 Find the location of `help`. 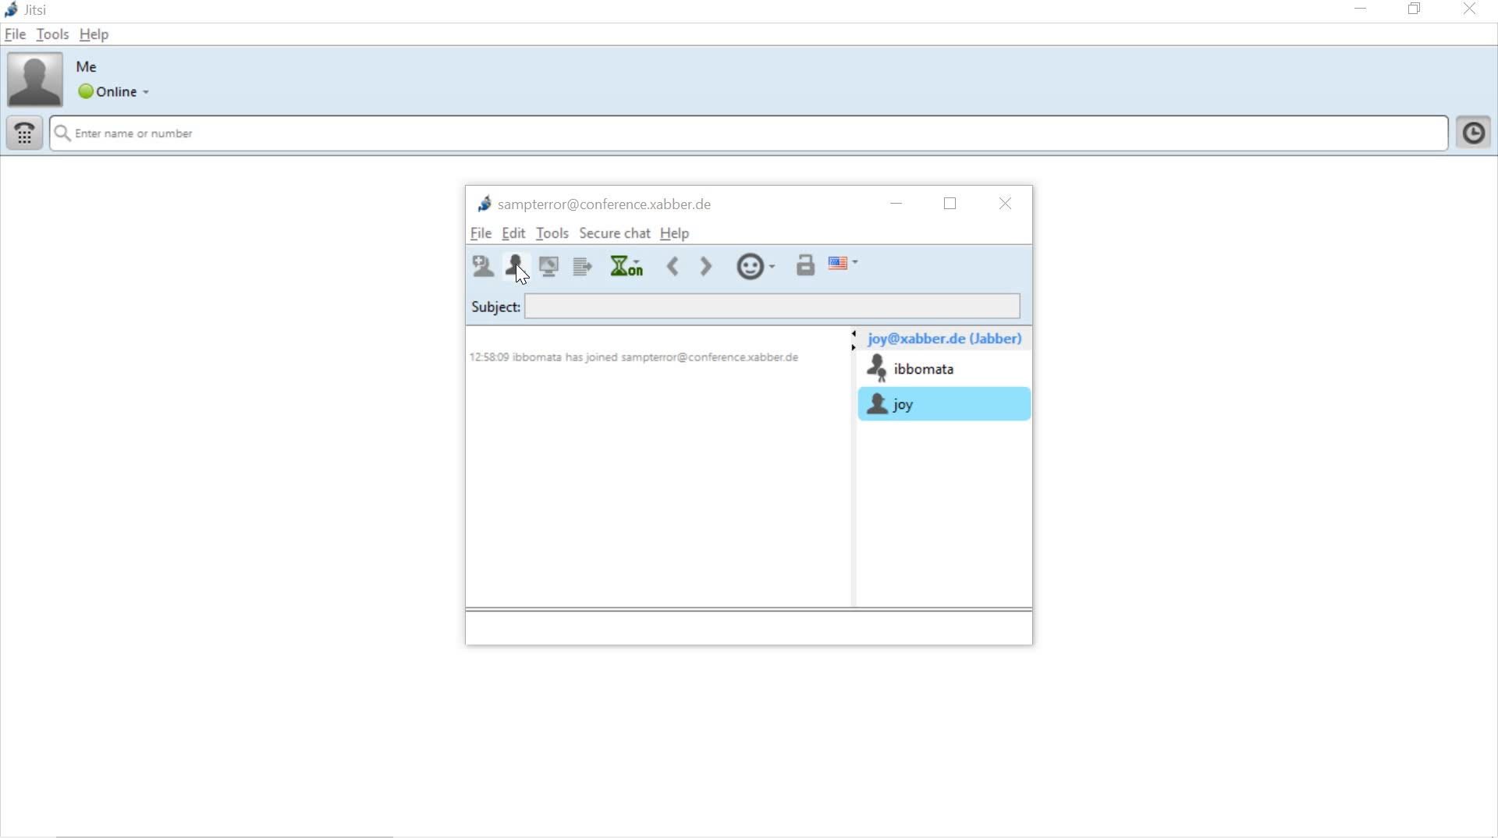

help is located at coordinates (97, 34).